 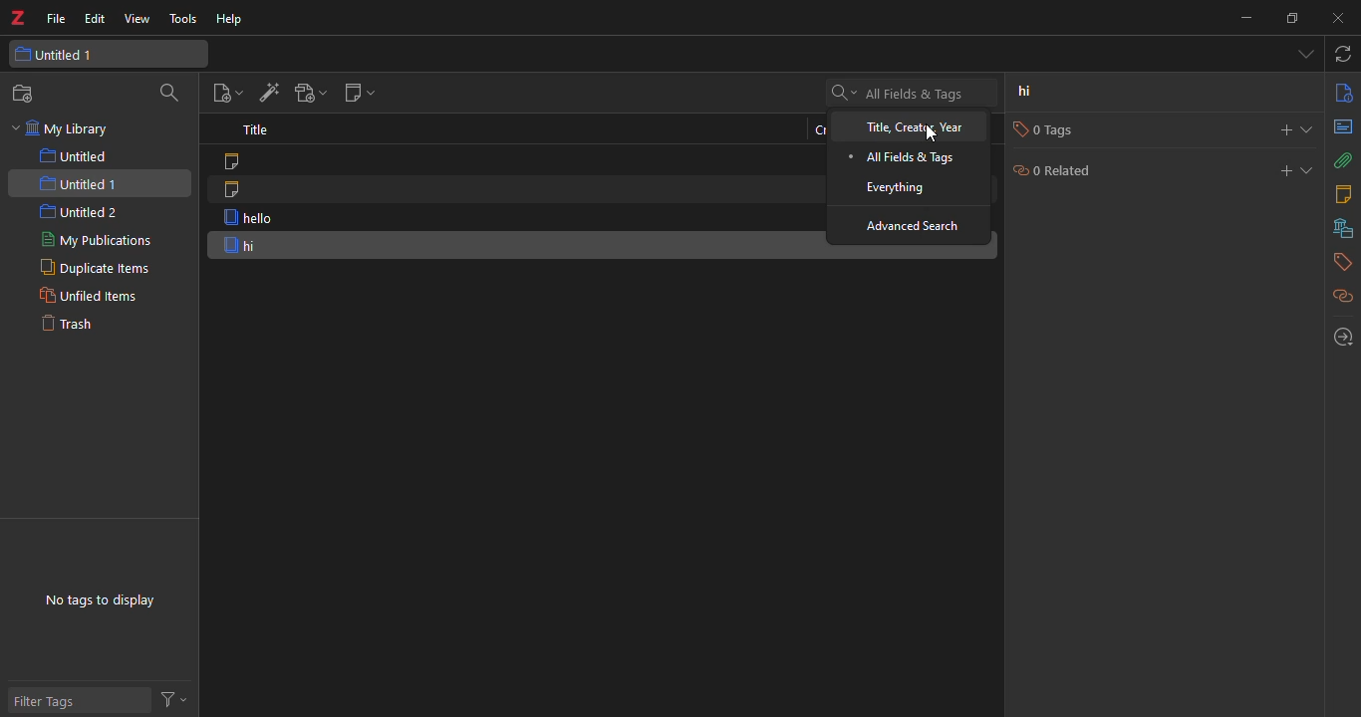 What do you see at coordinates (52, 703) in the screenshot?
I see `filter tags` at bounding box center [52, 703].